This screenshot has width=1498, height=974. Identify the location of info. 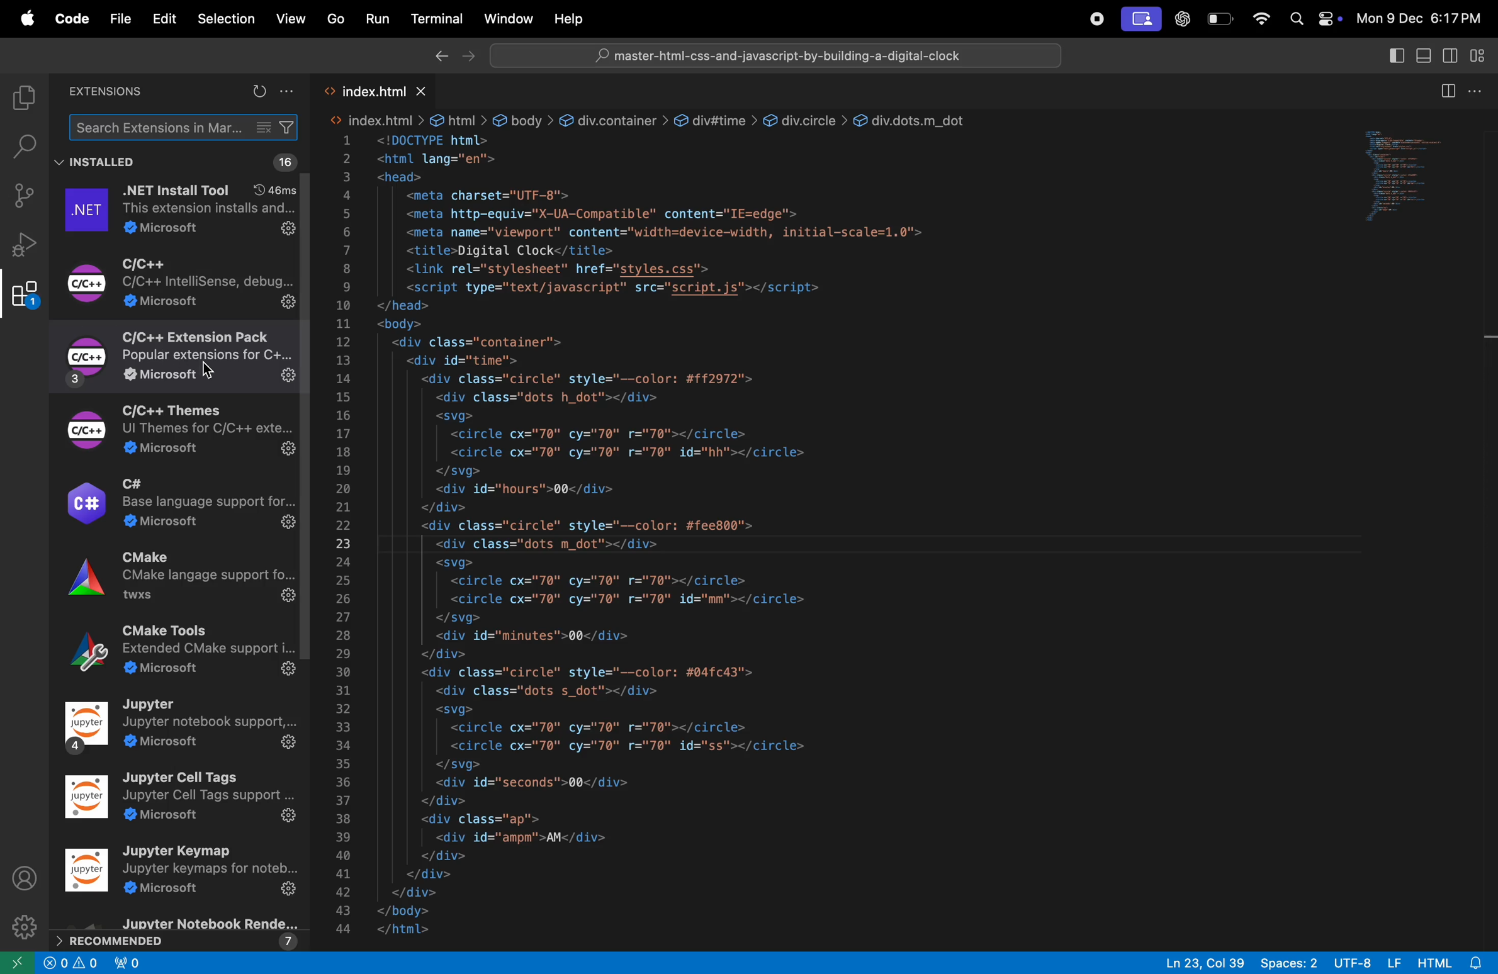
(72, 965).